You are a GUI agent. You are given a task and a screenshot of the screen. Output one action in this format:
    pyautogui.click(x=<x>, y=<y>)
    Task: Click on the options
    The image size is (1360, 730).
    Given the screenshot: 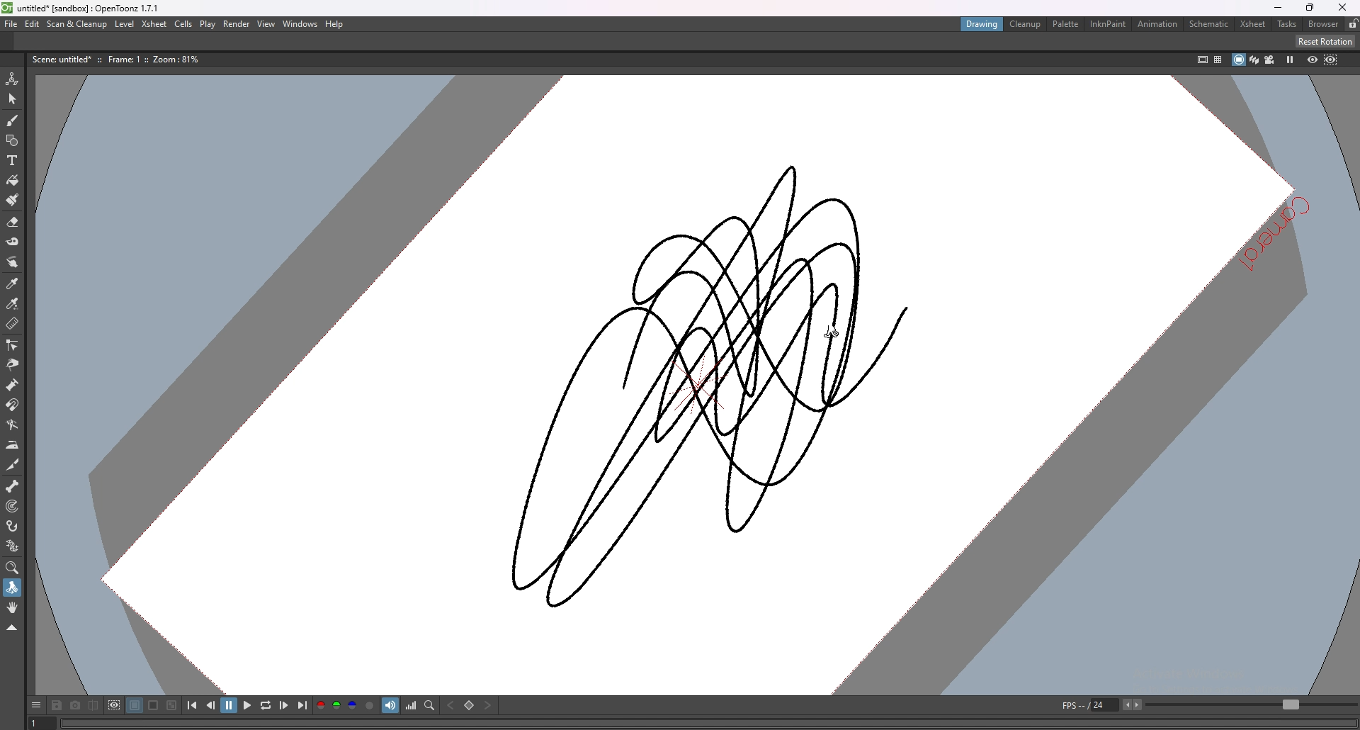 What is the action you would take?
    pyautogui.click(x=35, y=706)
    